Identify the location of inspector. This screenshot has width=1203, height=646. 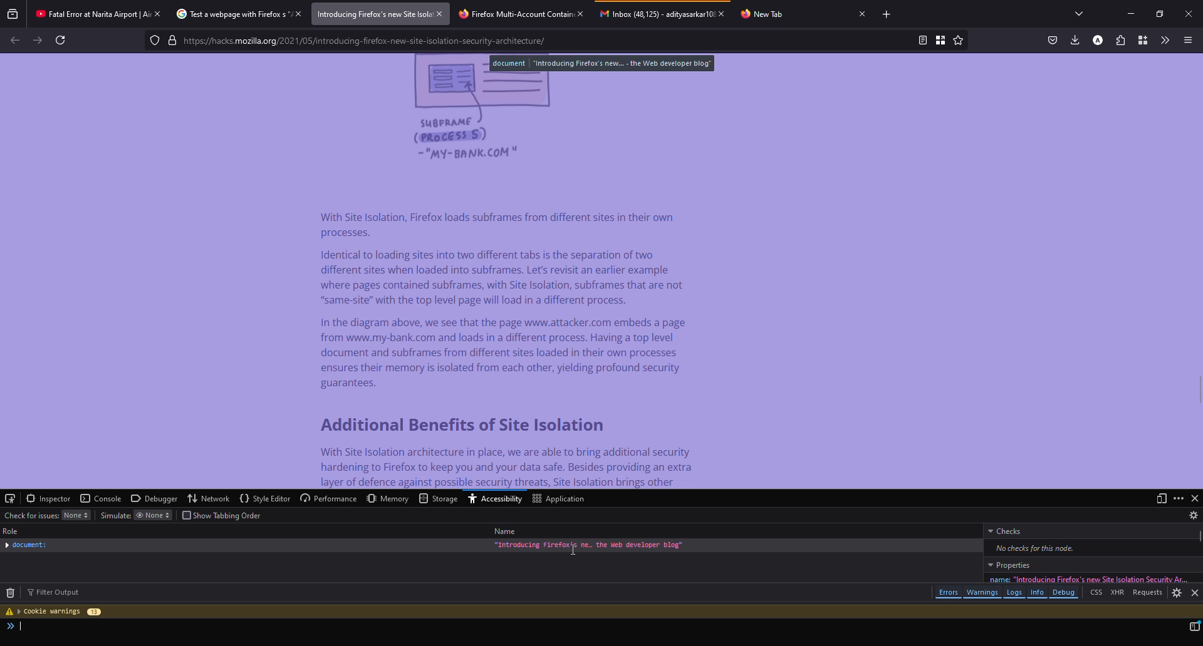
(48, 498).